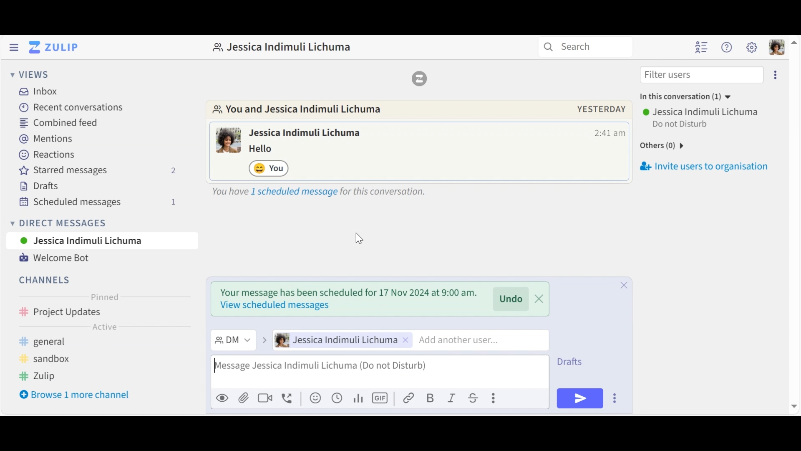  Describe the element at coordinates (693, 97) in the screenshot. I see `in this conversation(1)` at that location.